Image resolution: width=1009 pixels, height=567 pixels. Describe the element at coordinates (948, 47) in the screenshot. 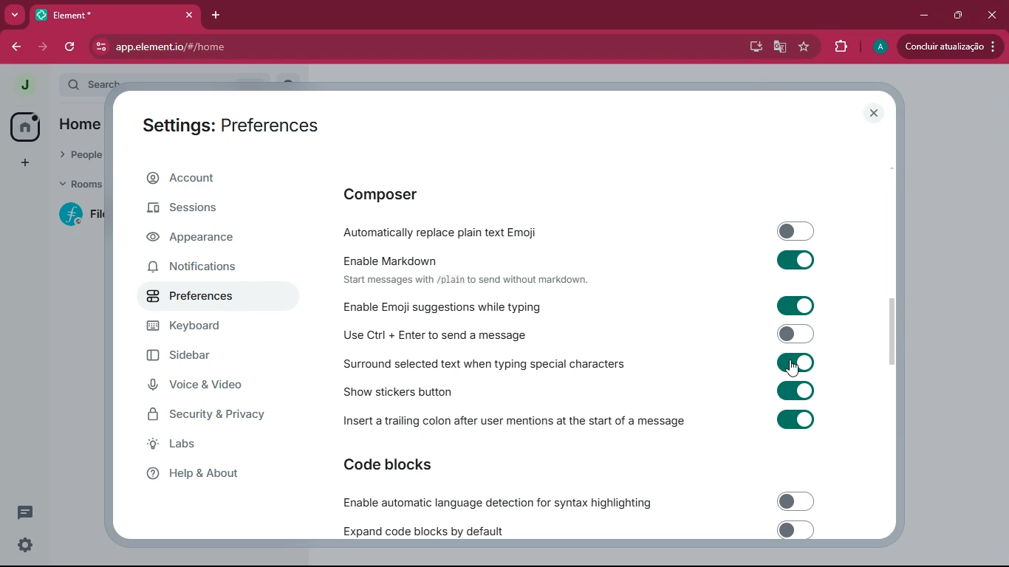

I see `conduir atualizacao` at that location.